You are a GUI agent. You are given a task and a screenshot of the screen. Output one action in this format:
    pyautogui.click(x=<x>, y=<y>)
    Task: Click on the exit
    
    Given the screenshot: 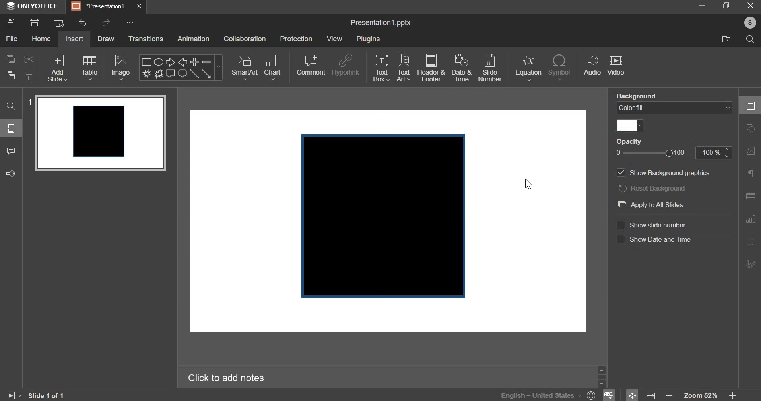 What is the action you would take?
    pyautogui.click(x=749, y=6)
    